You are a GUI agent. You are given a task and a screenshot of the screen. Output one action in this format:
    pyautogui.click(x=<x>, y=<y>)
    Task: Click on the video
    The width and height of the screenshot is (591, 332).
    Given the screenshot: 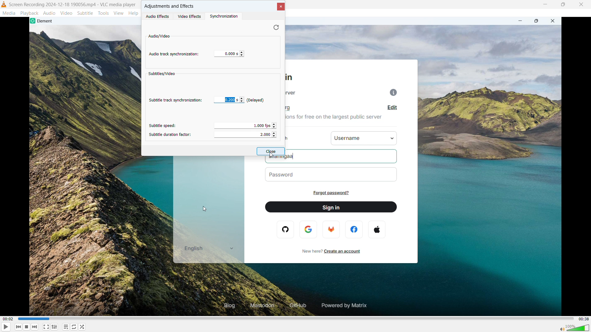 What is the action you would take?
    pyautogui.click(x=66, y=13)
    